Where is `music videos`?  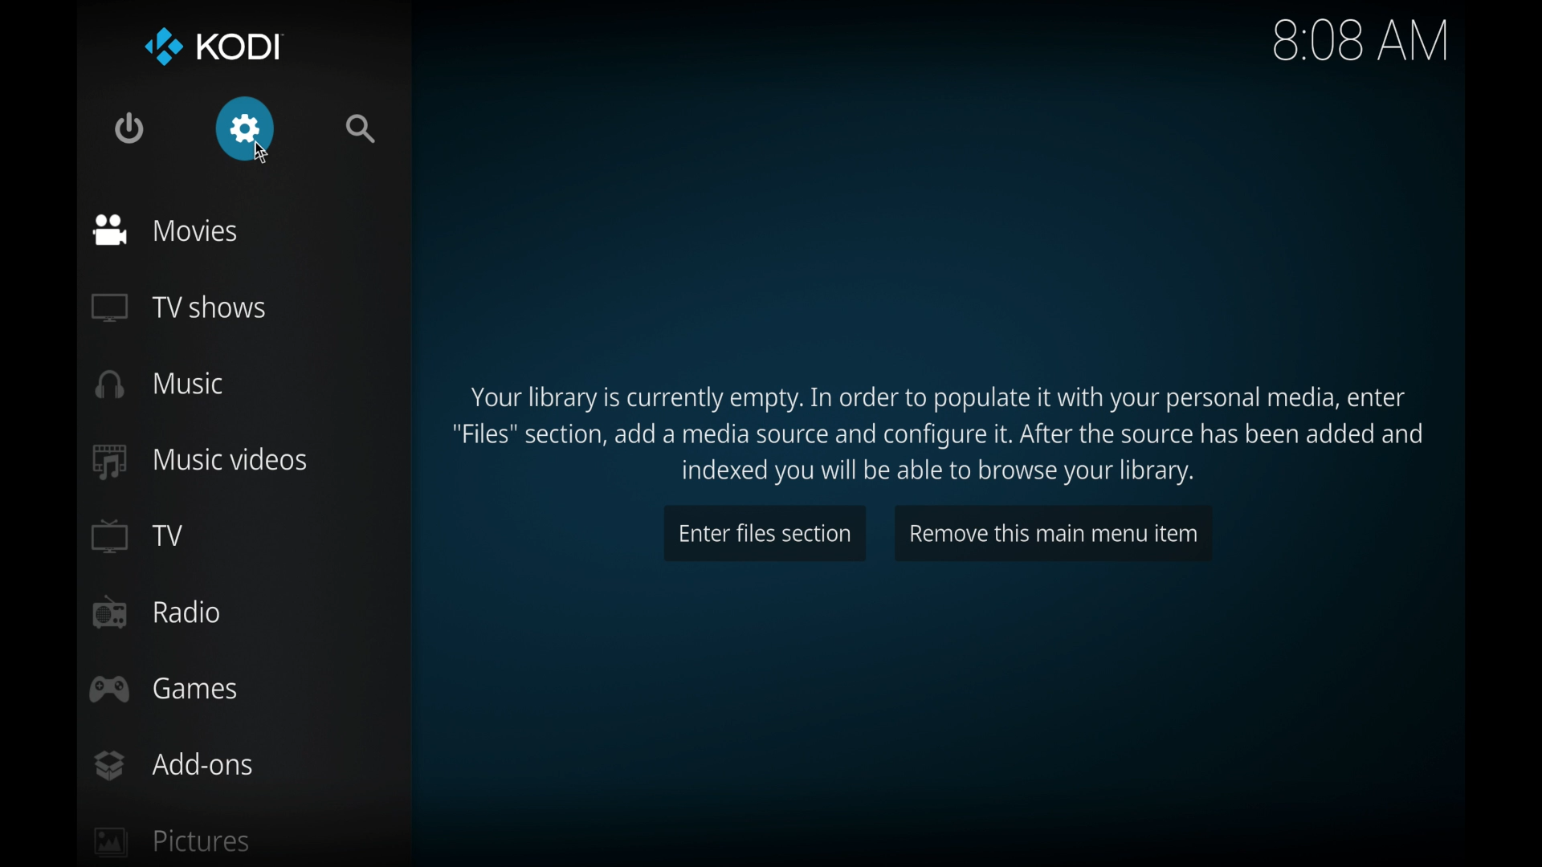
music videos is located at coordinates (199, 460).